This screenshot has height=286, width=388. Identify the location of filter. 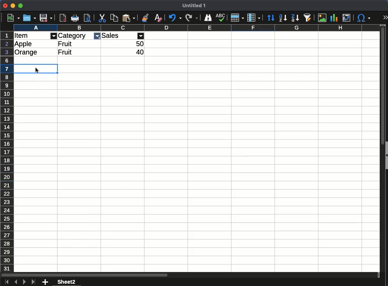
(54, 36).